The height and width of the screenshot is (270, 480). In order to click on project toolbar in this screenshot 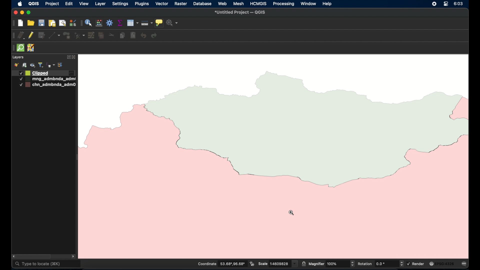, I will do `click(13, 23)`.